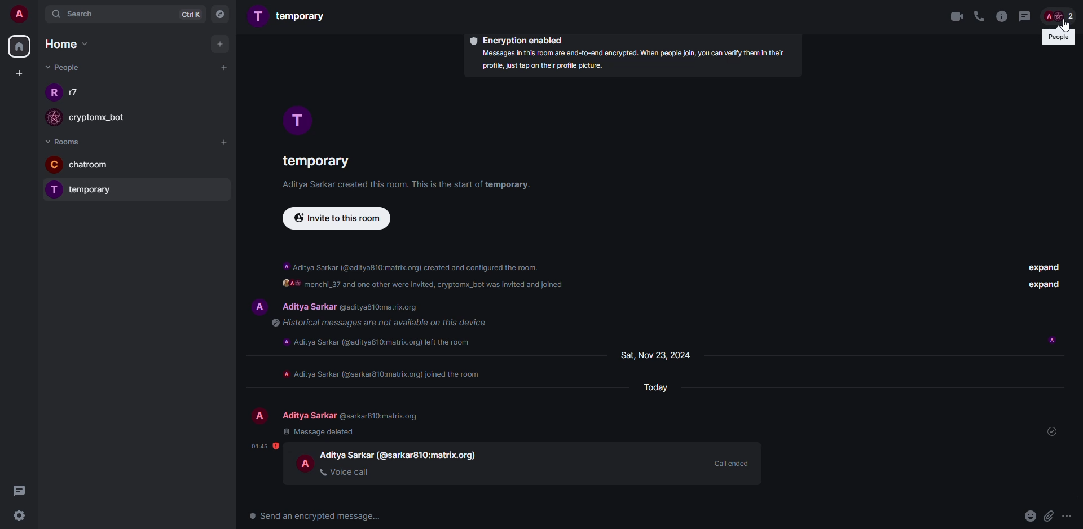 The width and height of the screenshot is (1083, 529). I want to click on click, so click(1060, 16).